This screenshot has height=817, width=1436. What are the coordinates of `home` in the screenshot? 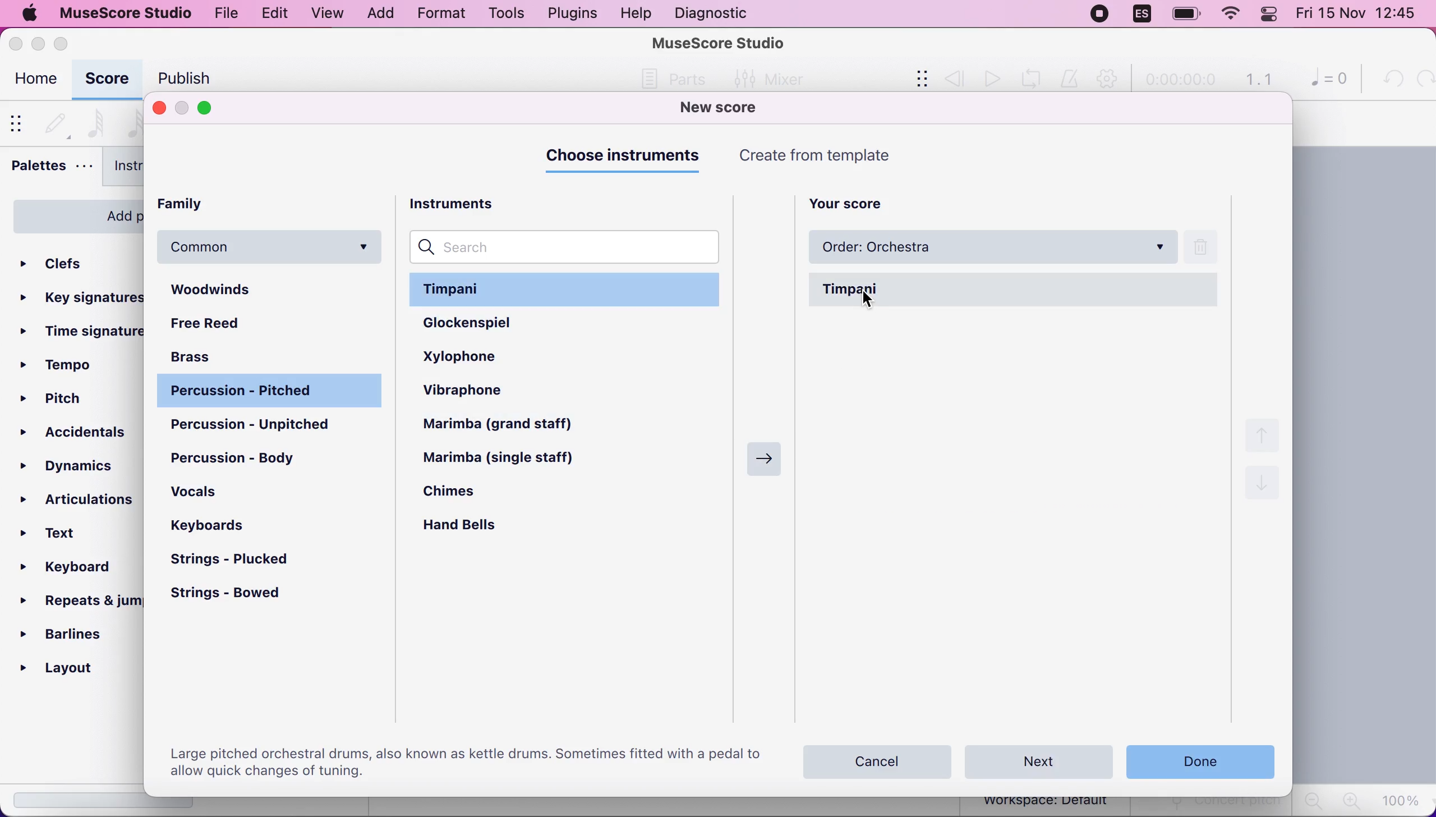 It's located at (34, 81).